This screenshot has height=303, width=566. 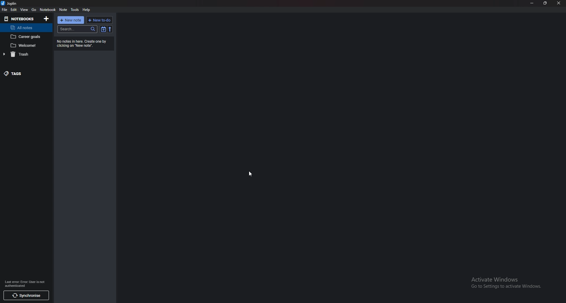 What do you see at coordinates (46, 19) in the screenshot?
I see `add notebook` at bounding box center [46, 19].